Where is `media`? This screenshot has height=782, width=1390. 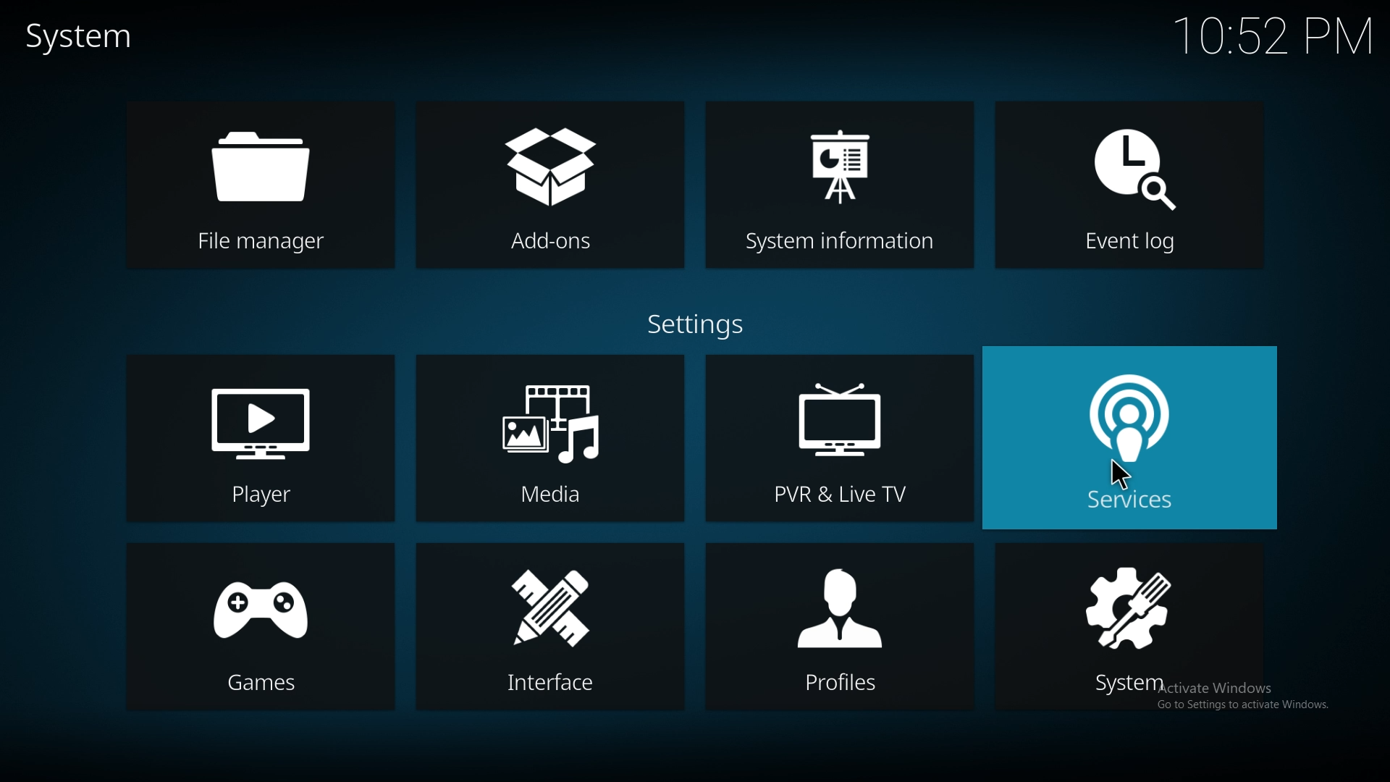
media is located at coordinates (548, 438).